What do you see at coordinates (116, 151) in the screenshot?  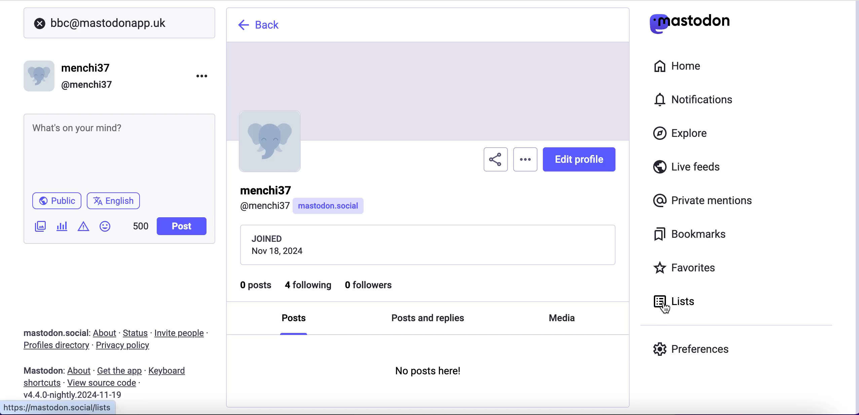 I see `post what's n your mind` at bounding box center [116, 151].